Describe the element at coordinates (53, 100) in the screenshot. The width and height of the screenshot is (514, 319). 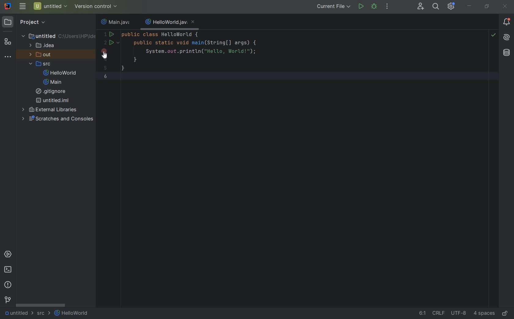
I see `untitled` at that location.